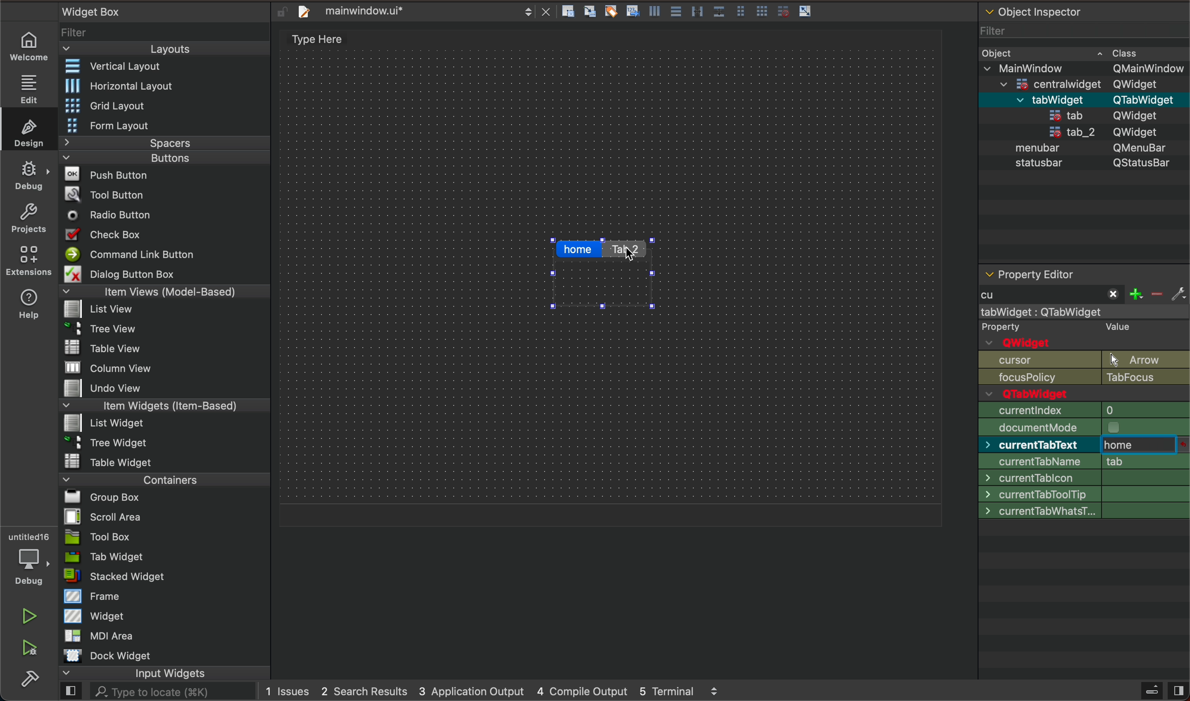 The width and height of the screenshot is (1190, 701). What do you see at coordinates (1084, 14) in the screenshot?
I see `object inspector` at bounding box center [1084, 14].